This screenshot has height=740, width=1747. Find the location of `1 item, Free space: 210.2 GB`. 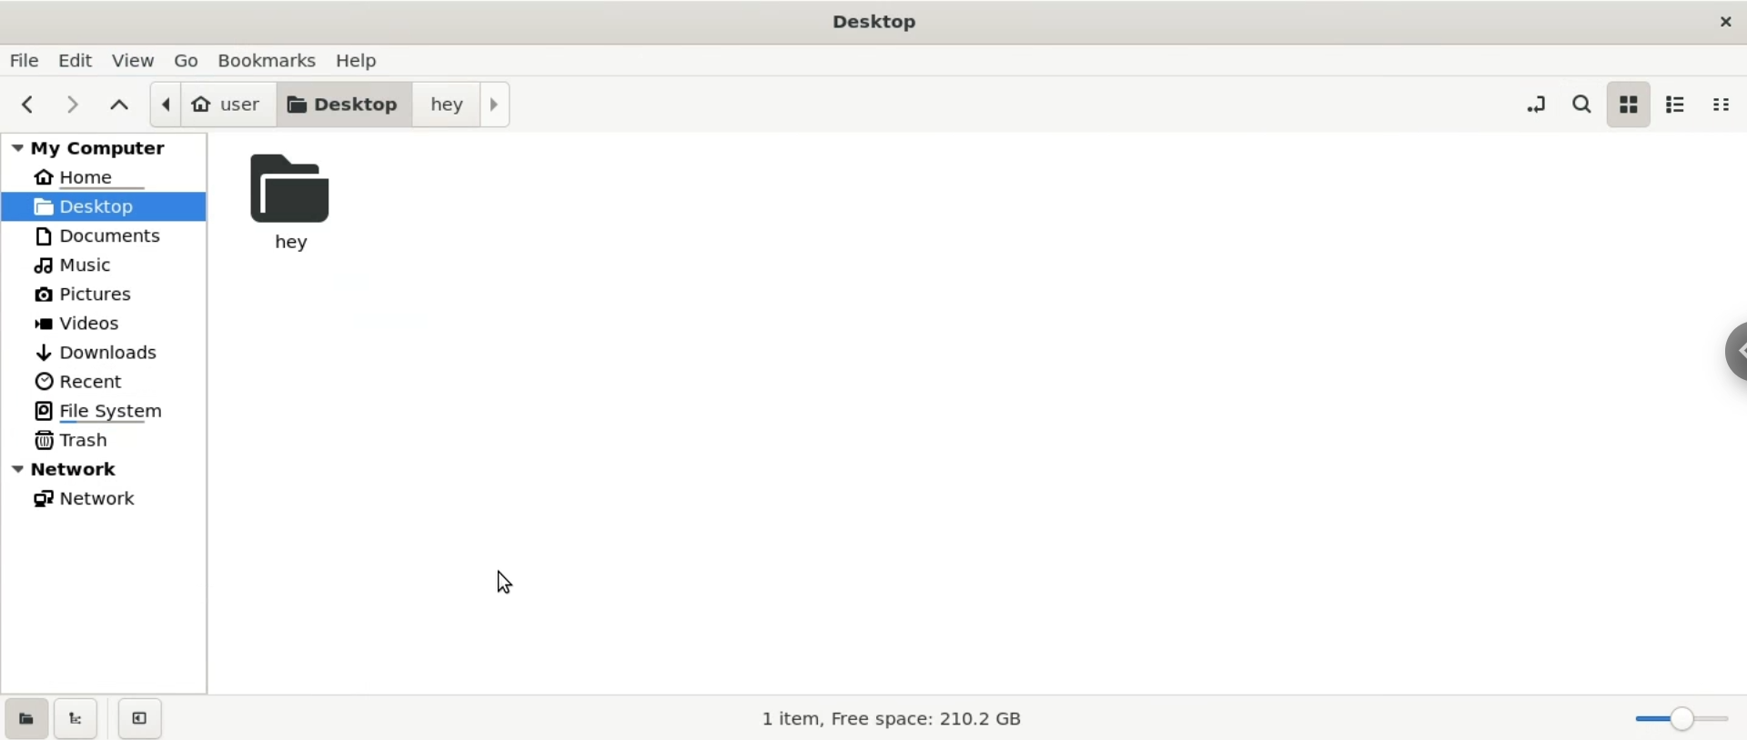

1 item, Free space: 210.2 GB is located at coordinates (907, 719).